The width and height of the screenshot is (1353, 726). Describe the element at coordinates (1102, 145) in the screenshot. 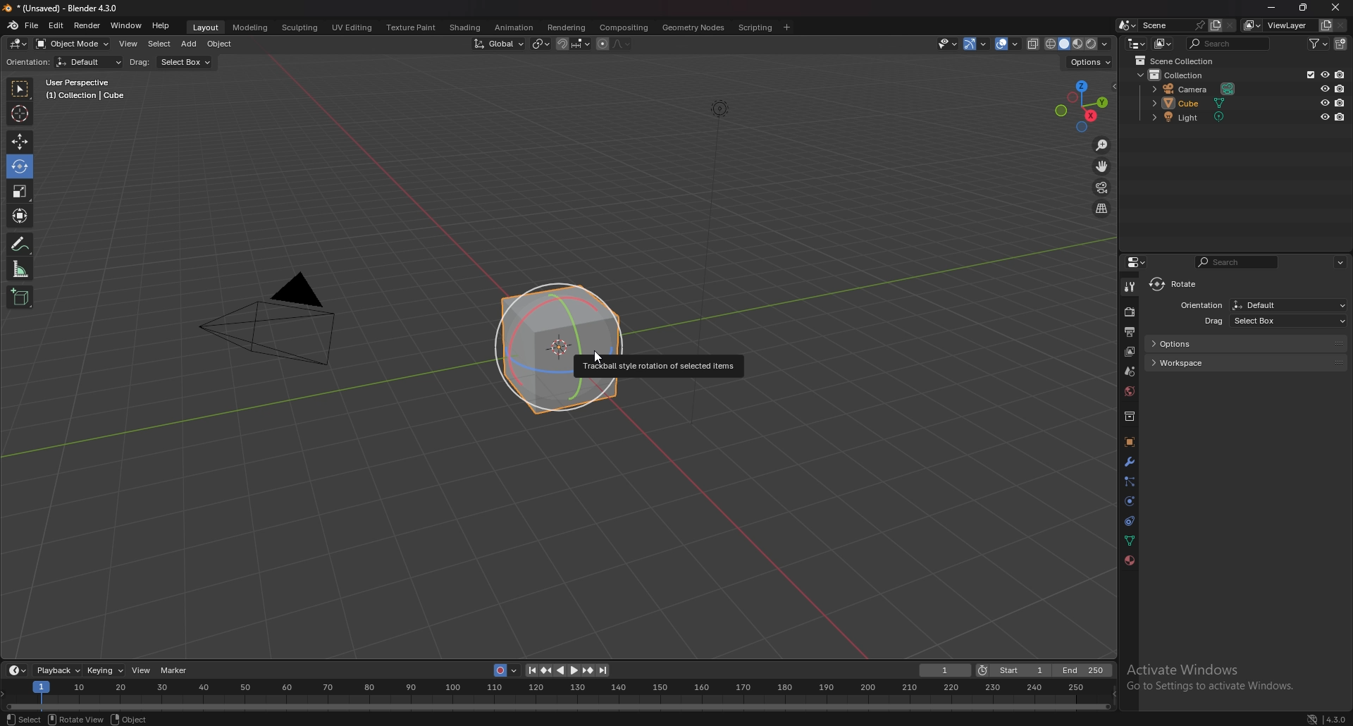

I see `zoom` at that location.